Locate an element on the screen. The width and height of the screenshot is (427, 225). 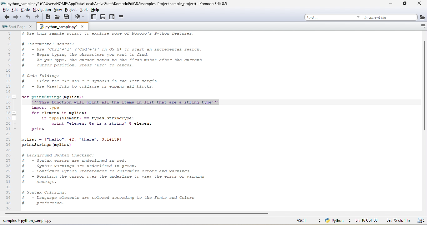
save is located at coordinates (68, 17).